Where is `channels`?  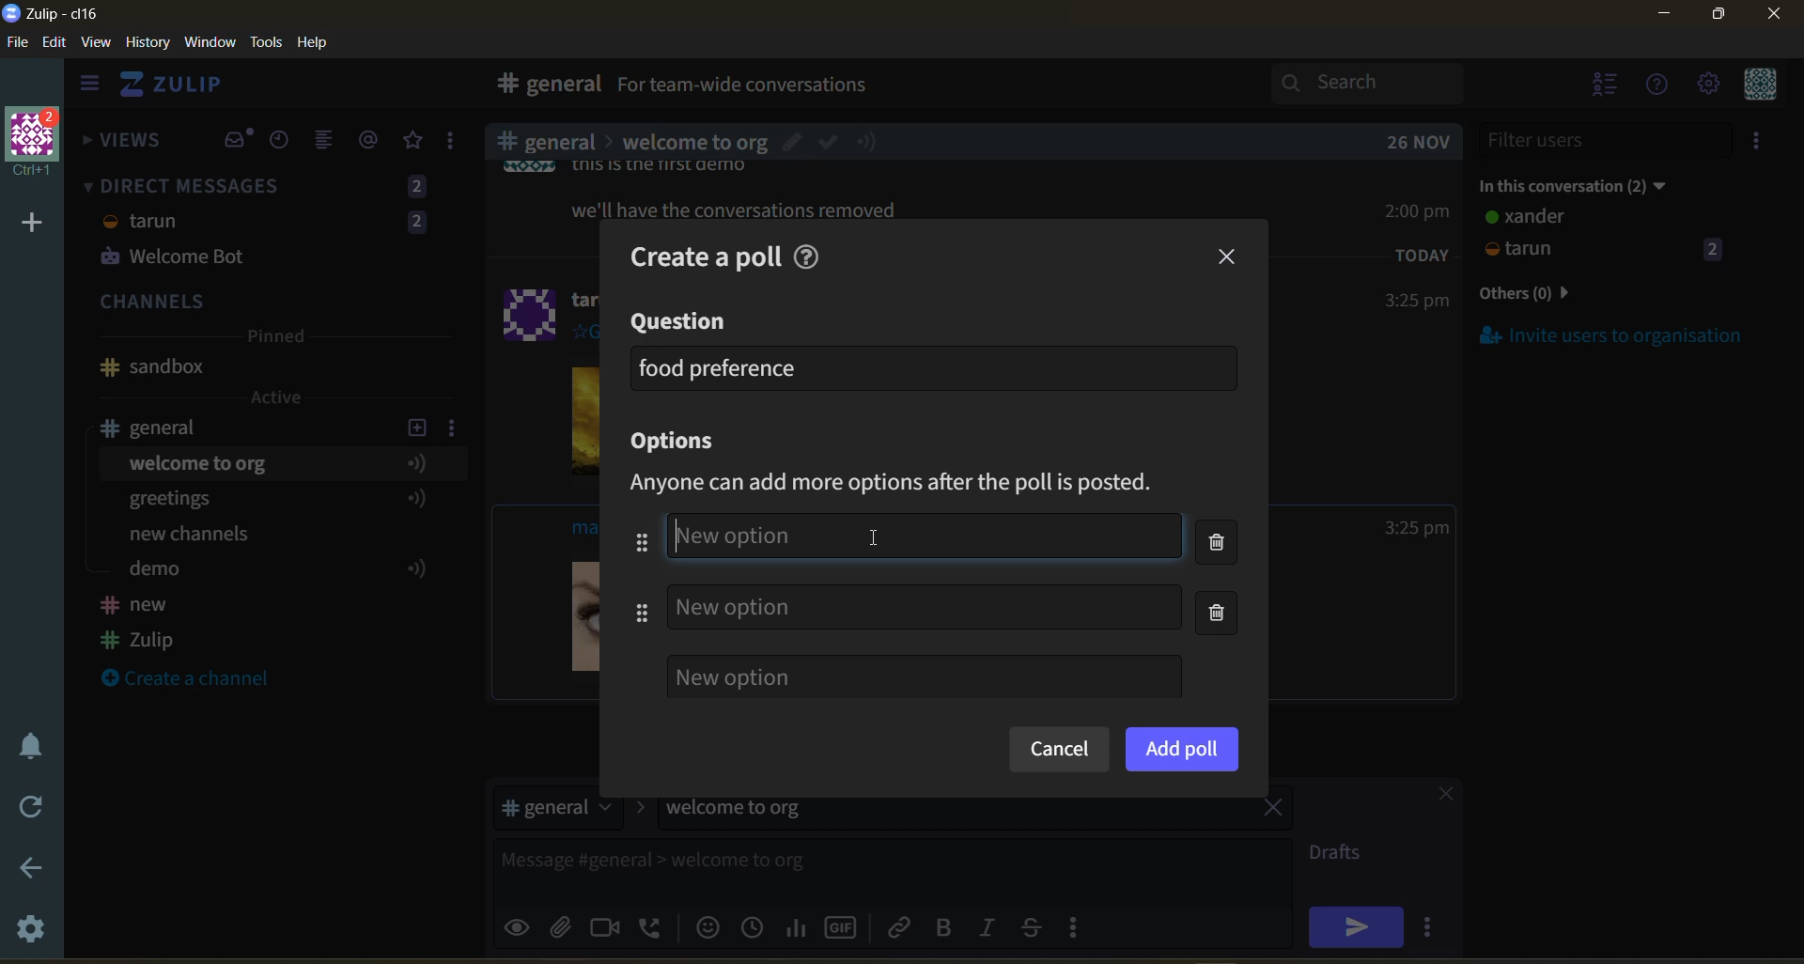 channels is located at coordinates (272, 303).